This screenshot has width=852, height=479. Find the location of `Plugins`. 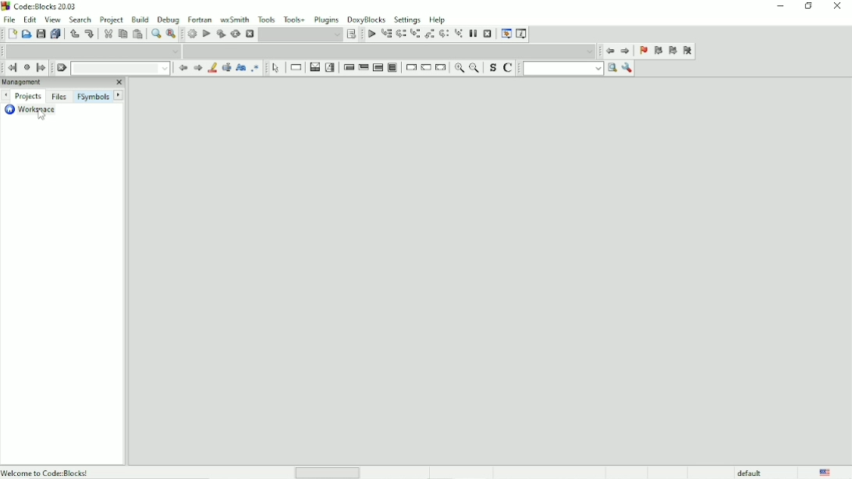

Plugins is located at coordinates (327, 19).